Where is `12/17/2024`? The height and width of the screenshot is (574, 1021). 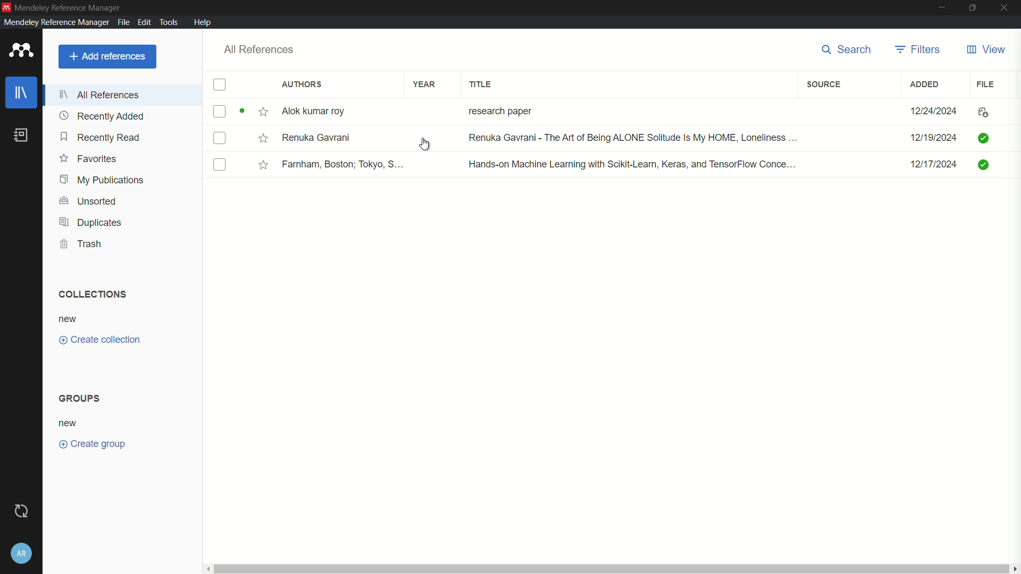
12/17/2024 is located at coordinates (927, 164).